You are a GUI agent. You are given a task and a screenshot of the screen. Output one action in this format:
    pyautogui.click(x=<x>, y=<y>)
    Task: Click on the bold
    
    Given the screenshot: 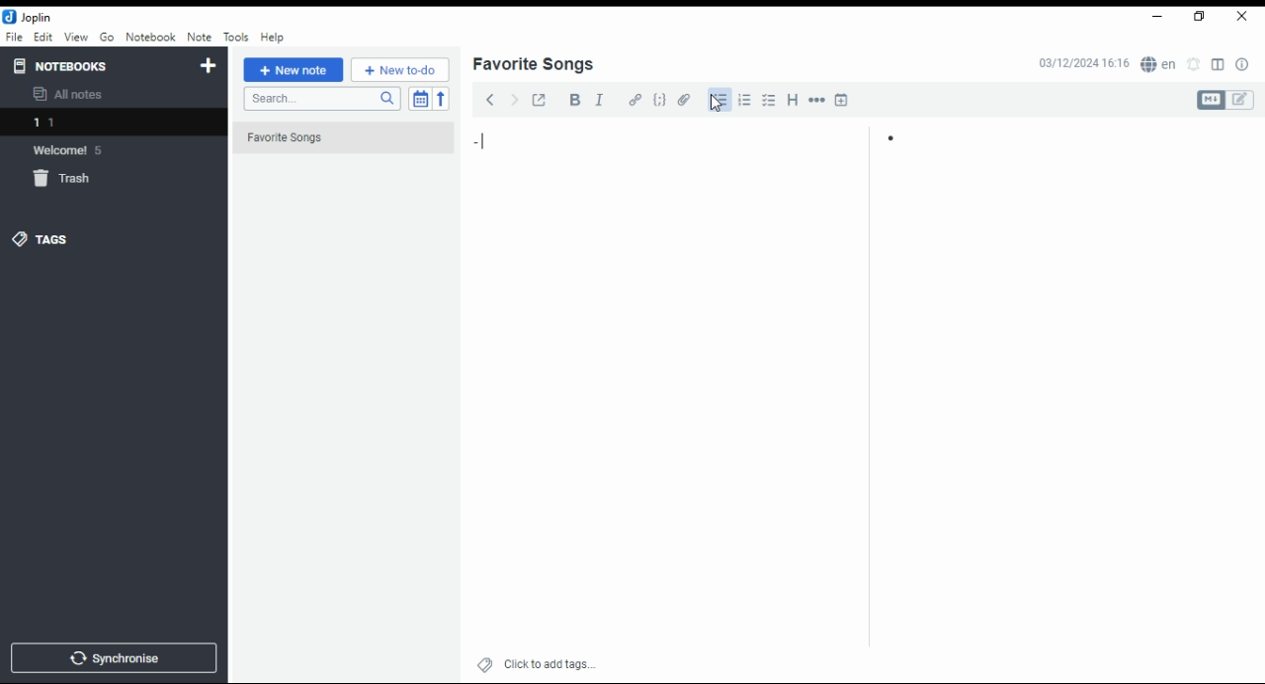 What is the action you would take?
    pyautogui.click(x=574, y=100)
    